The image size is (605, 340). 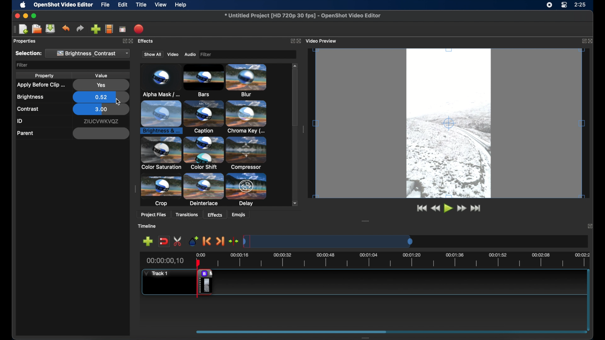 What do you see at coordinates (303, 129) in the screenshot?
I see `drag handle` at bounding box center [303, 129].